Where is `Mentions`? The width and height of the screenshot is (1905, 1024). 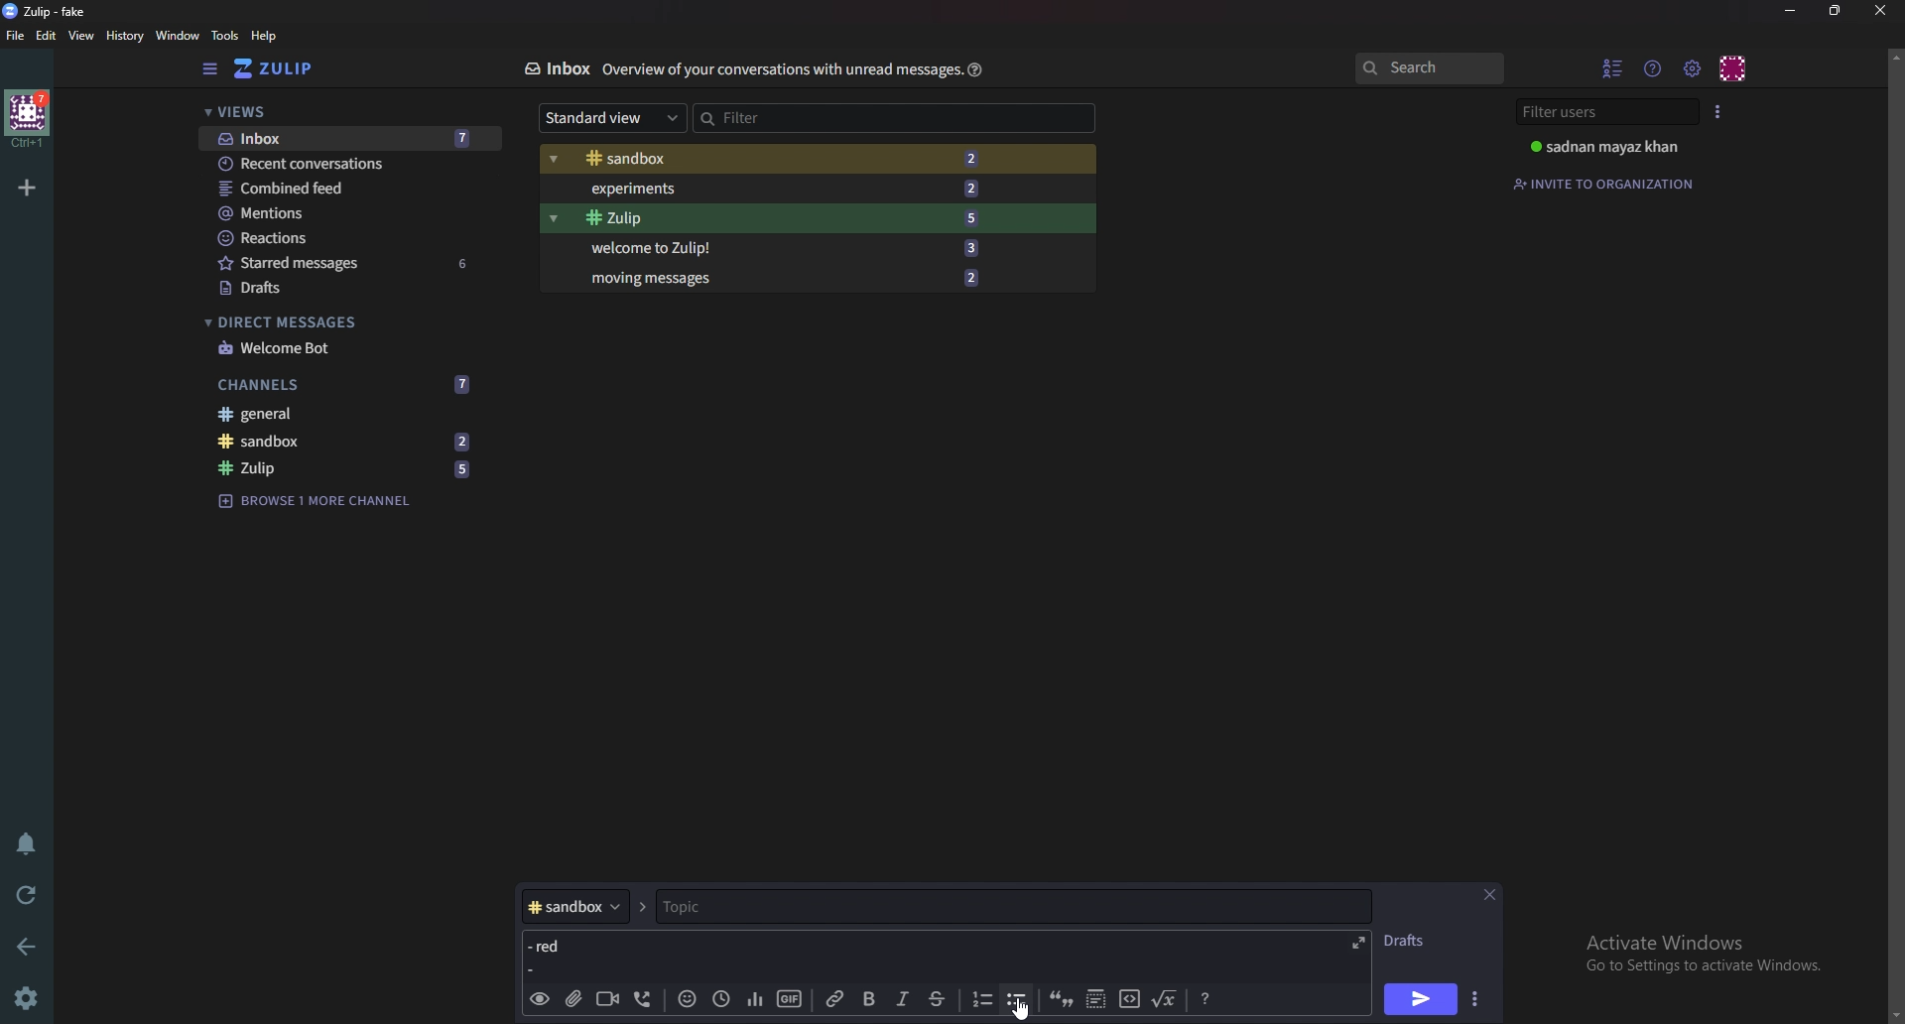 Mentions is located at coordinates (348, 213).